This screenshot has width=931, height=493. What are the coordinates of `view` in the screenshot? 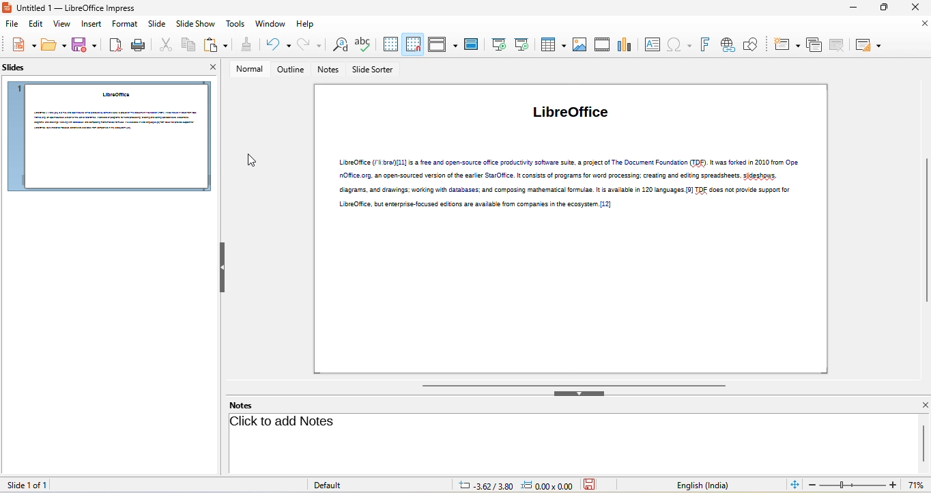 It's located at (59, 25).